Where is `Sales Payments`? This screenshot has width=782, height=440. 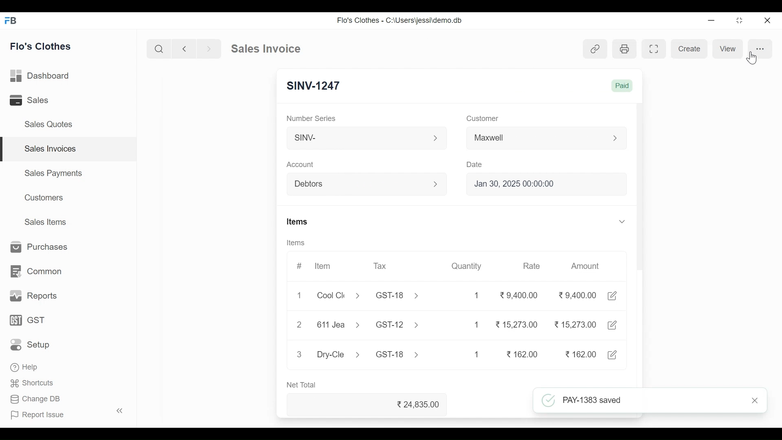 Sales Payments is located at coordinates (54, 173).